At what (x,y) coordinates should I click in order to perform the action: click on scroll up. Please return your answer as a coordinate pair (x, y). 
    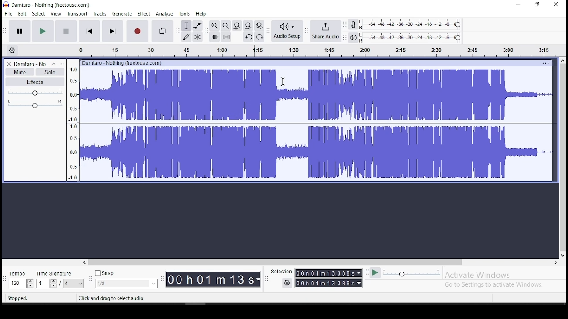
    Looking at the image, I should click on (563, 61).